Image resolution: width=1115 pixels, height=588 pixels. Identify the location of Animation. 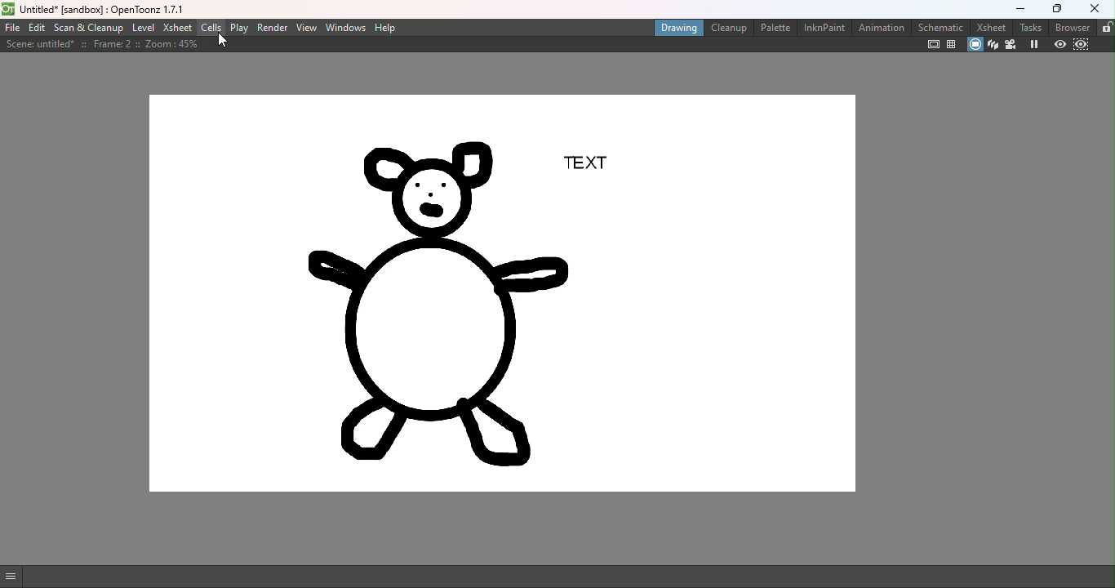
(881, 29).